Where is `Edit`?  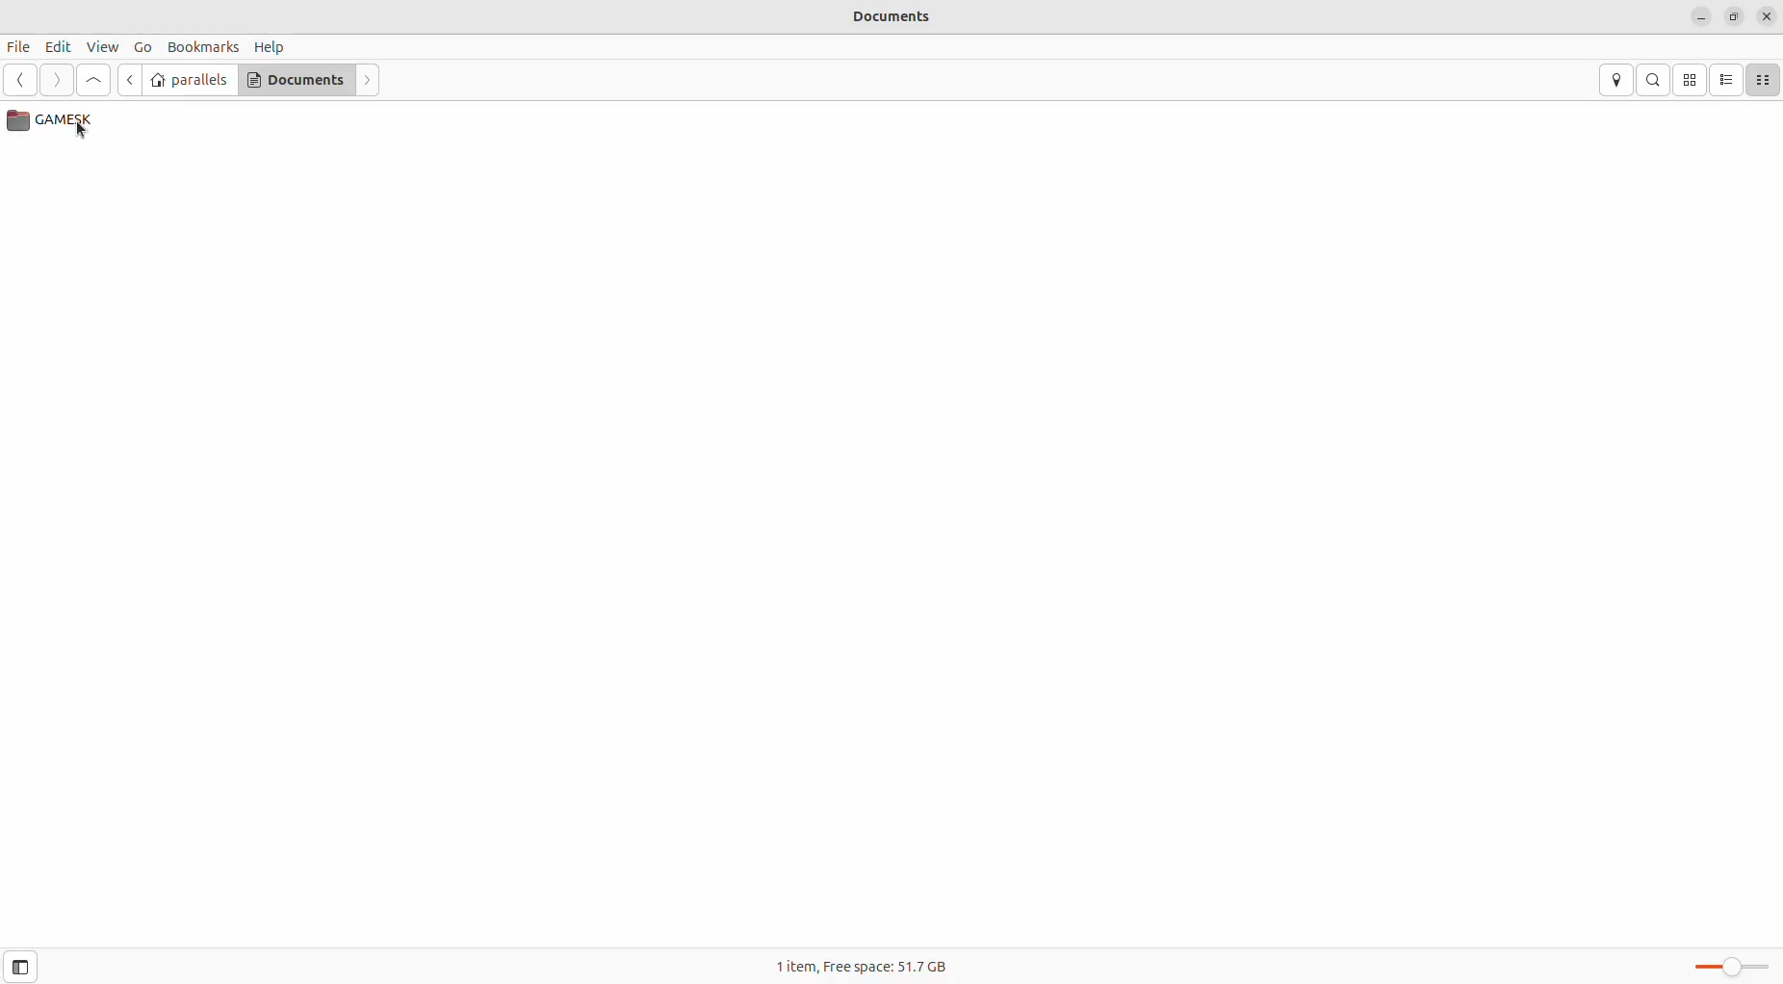 Edit is located at coordinates (60, 48).